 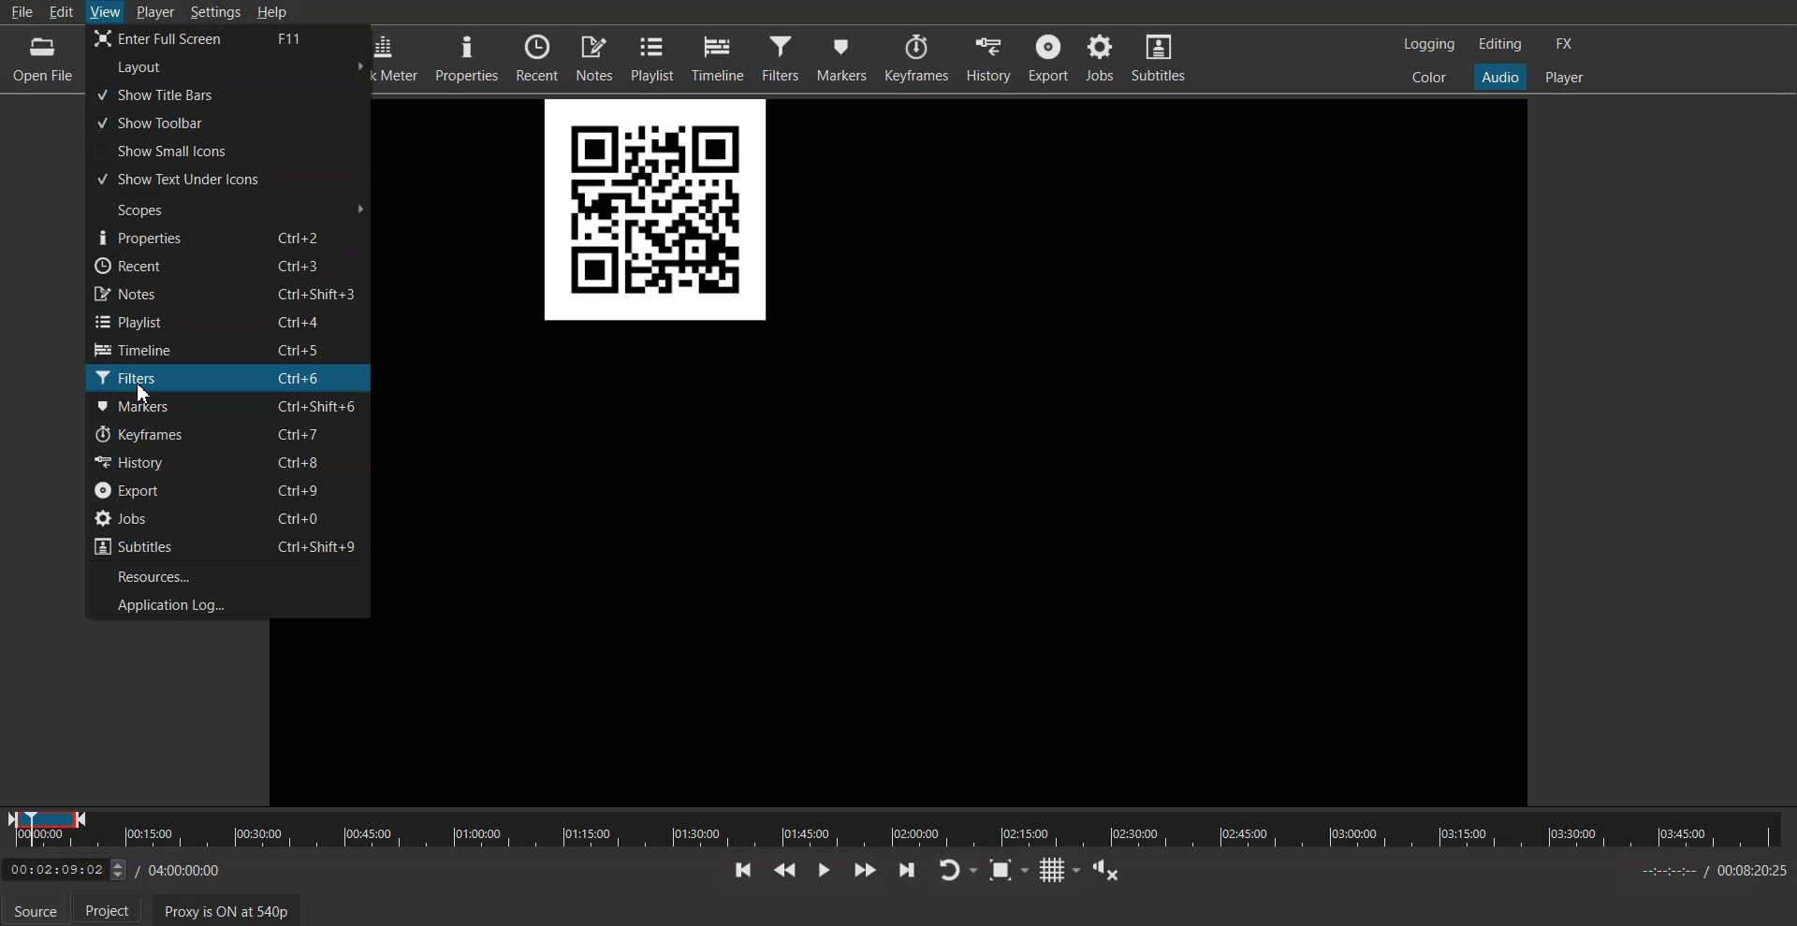 What do you see at coordinates (227, 519) in the screenshot?
I see `Jobs` at bounding box center [227, 519].